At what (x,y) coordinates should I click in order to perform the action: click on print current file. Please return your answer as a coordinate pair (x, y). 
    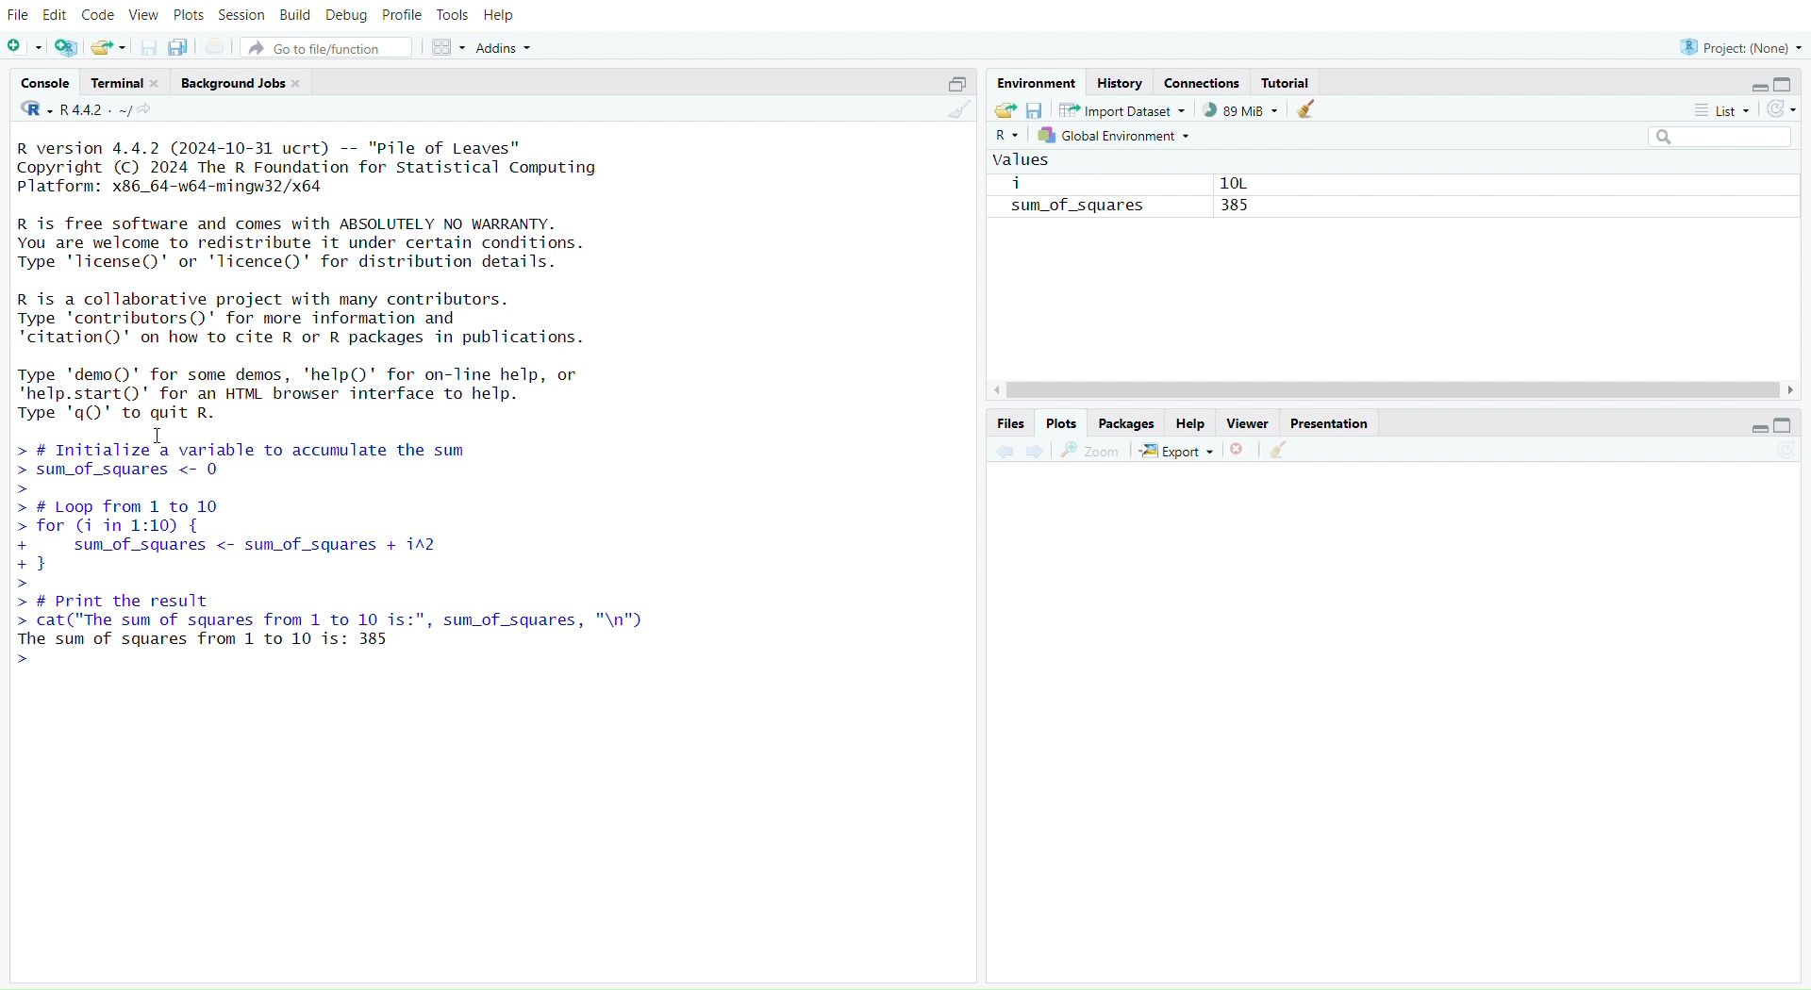
    Looking at the image, I should click on (220, 47).